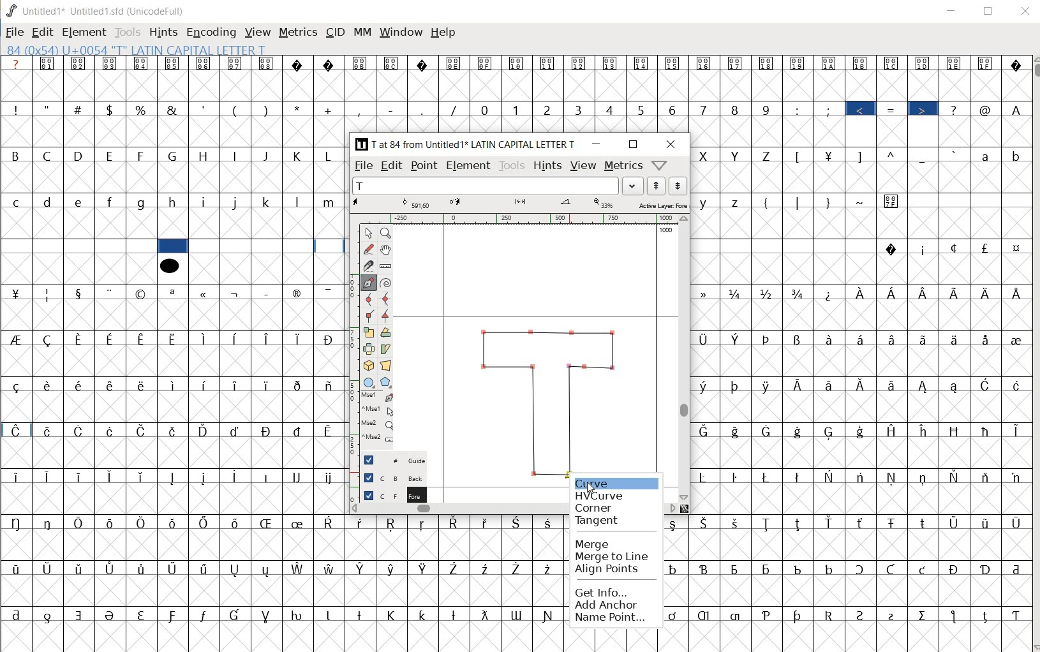 The image size is (1040, 652). Describe the element at coordinates (549, 615) in the screenshot. I see `Symbol` at that location.